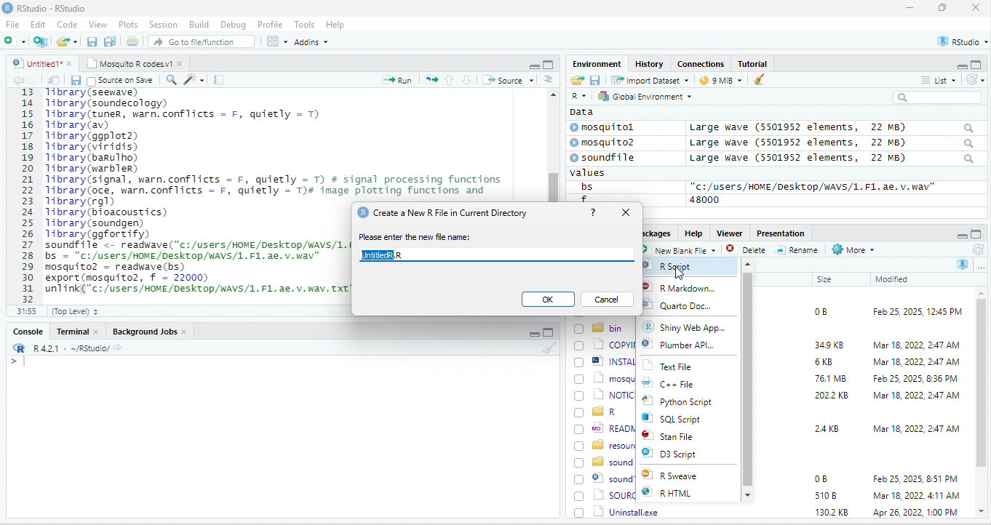 This screenshot has width=991, height=525. What do you see at coordinates (394, 80) in the screenshot?
I see `Run` at bounding box center [394, 80].